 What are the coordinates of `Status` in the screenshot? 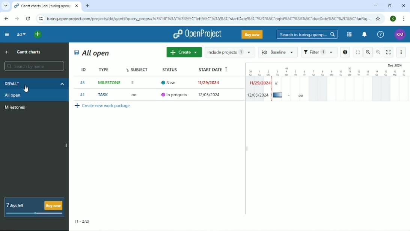 It's located at (175, 83).